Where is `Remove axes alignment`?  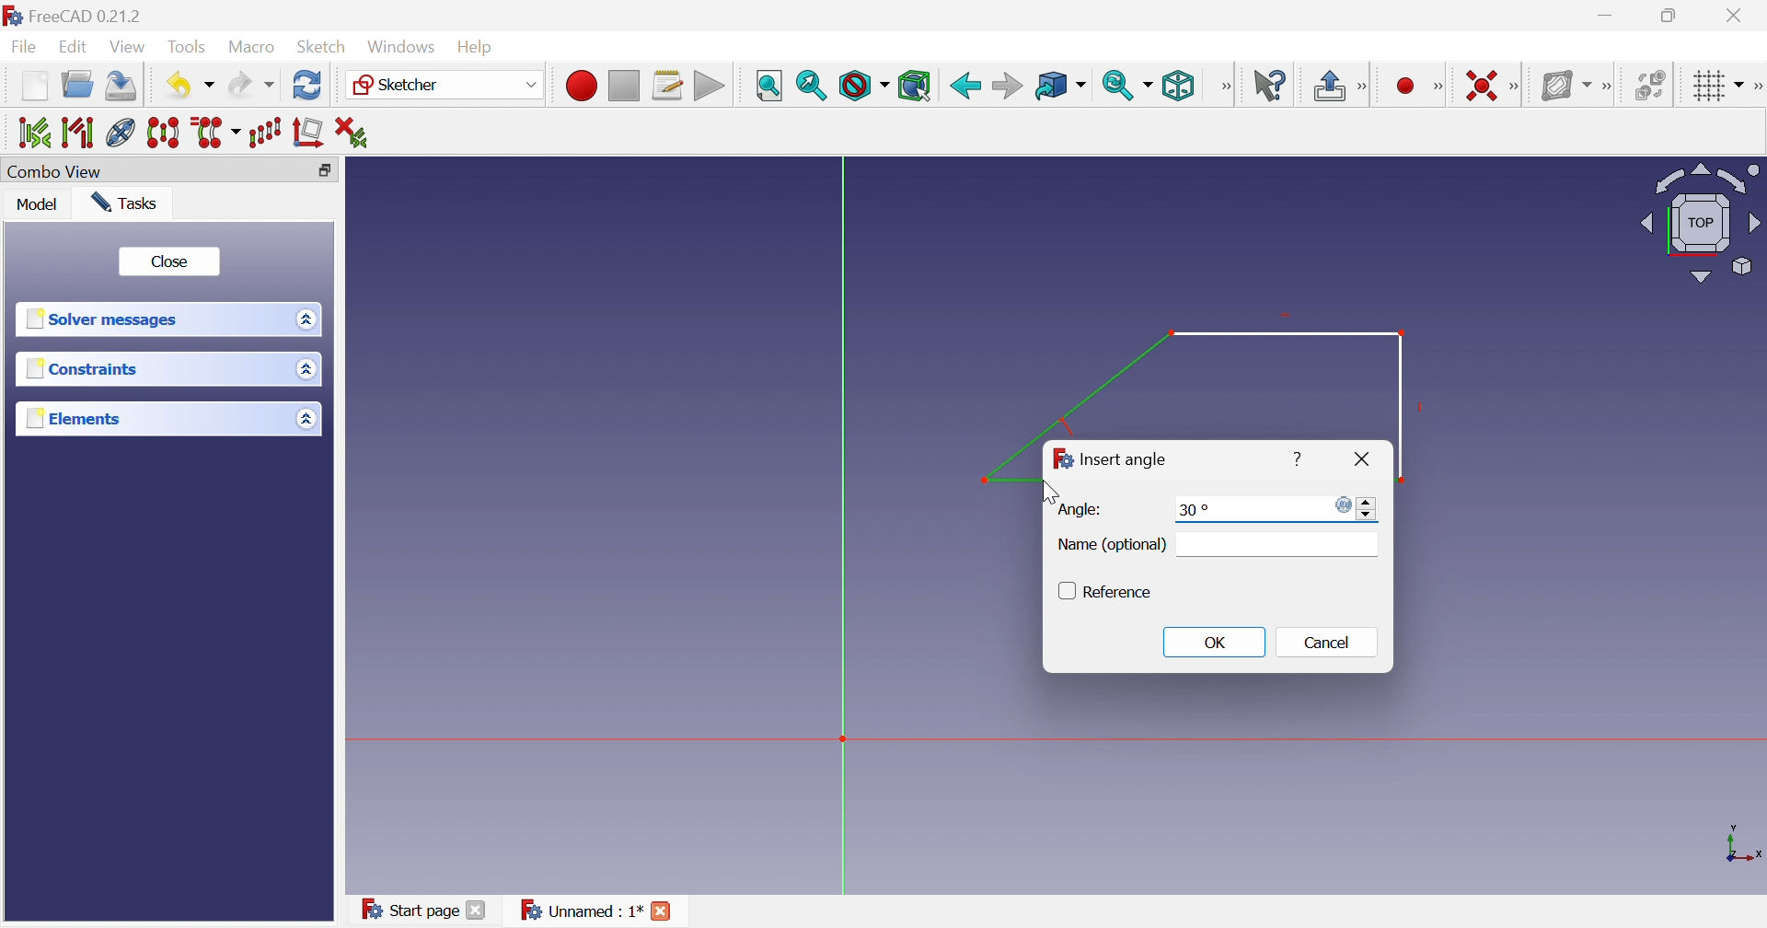 Remove axes alignment is located at coordinates (308, 135).